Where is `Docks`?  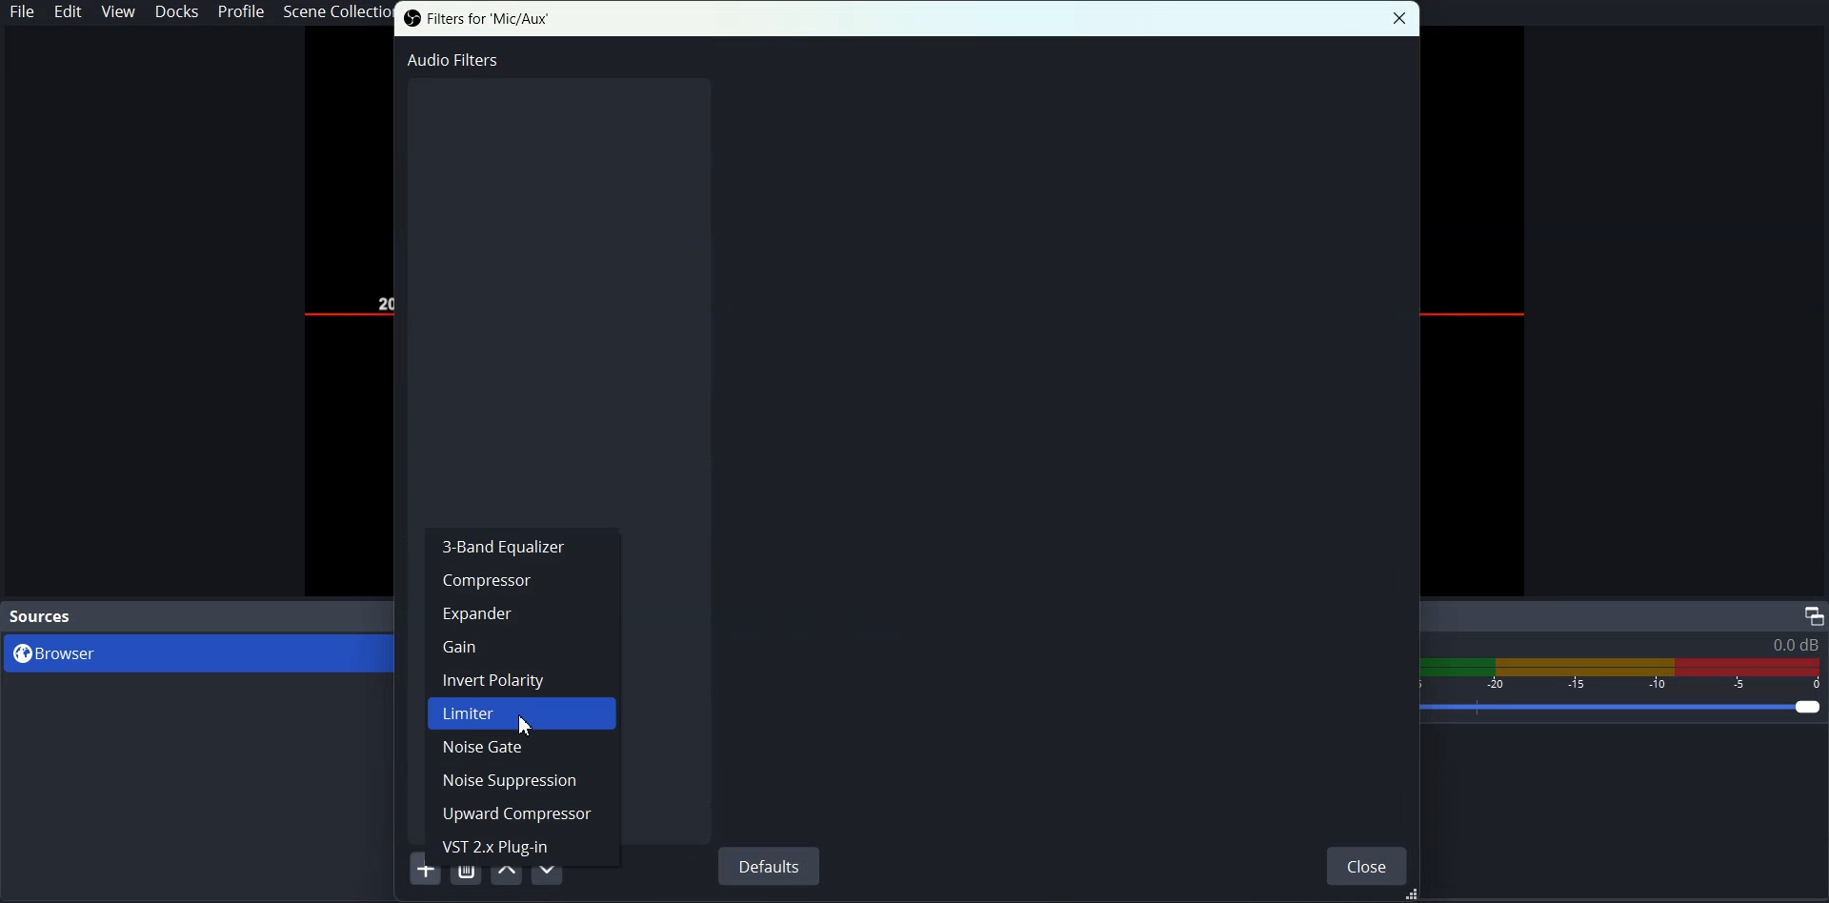 Docks is located at coordinates (179, 13).